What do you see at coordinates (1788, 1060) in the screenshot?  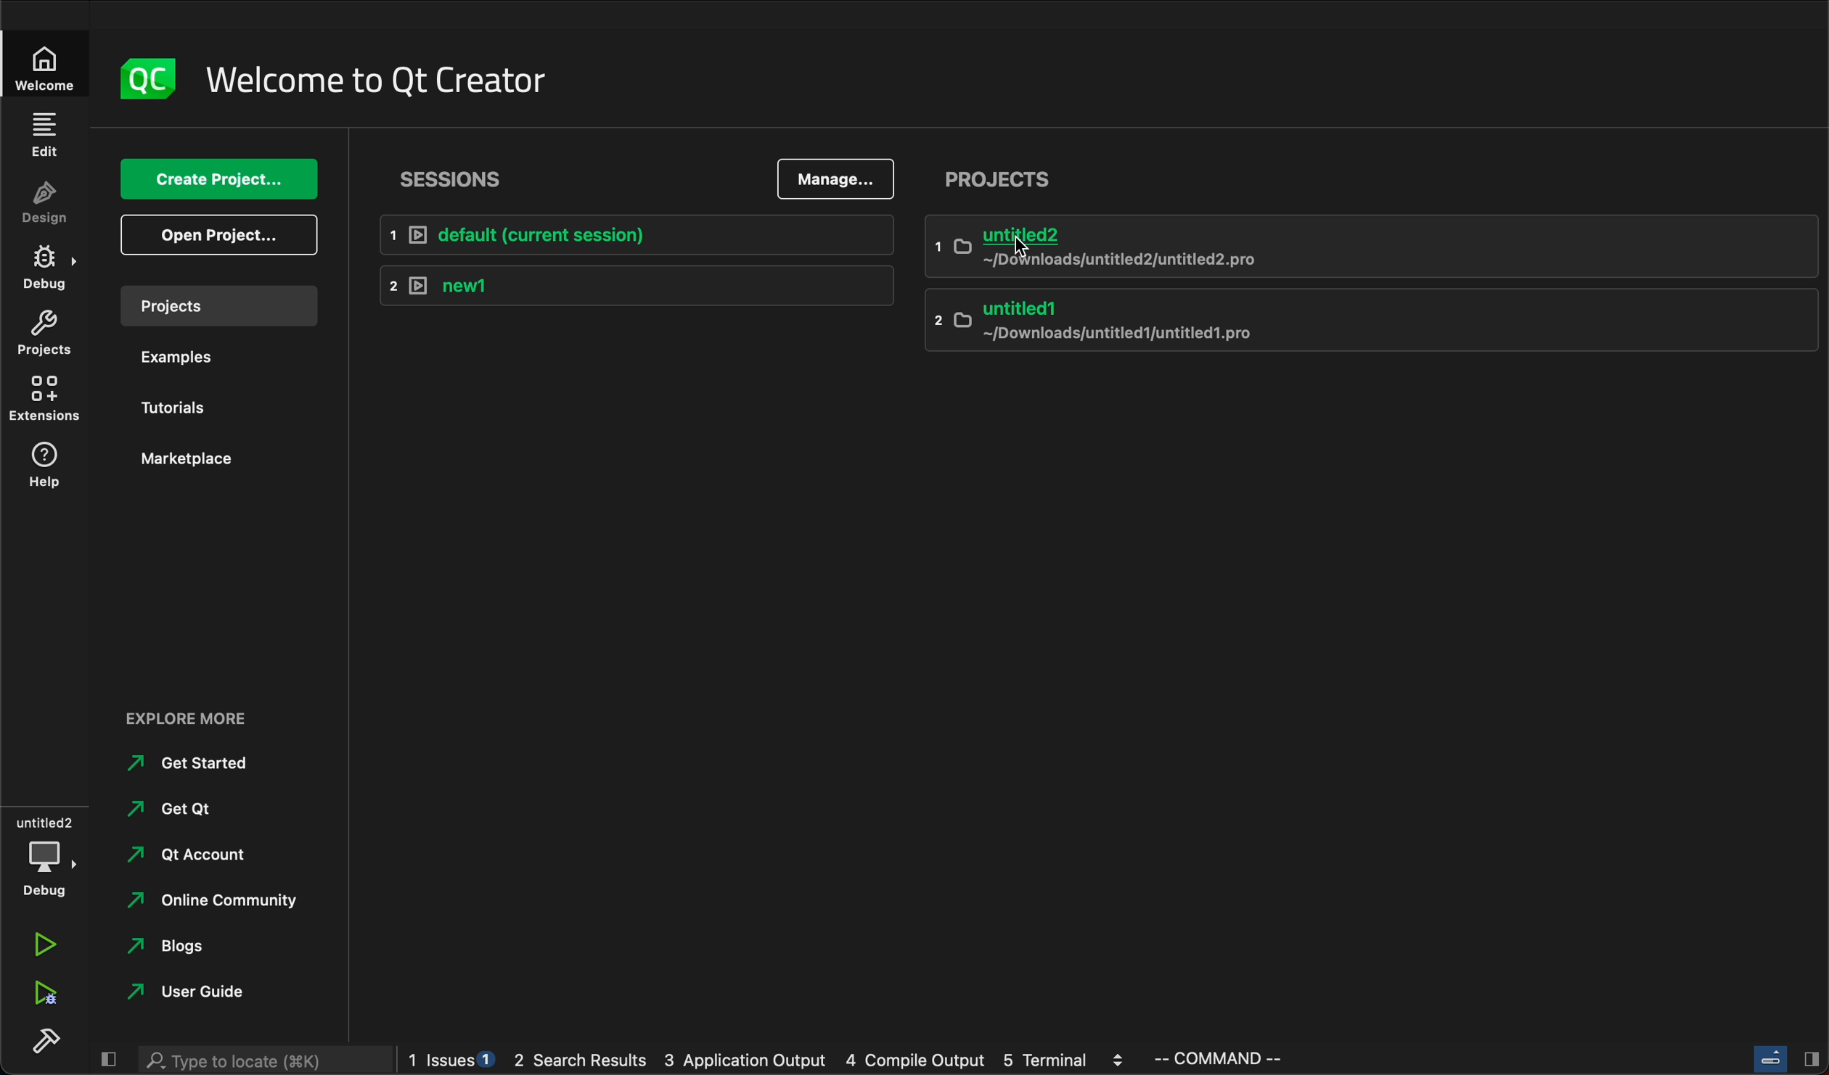 I see `close sidebar` at bounding box center [1788, 1060].